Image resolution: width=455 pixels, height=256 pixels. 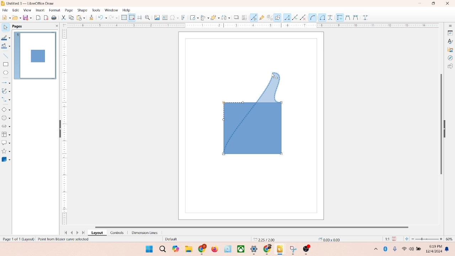 I want to click on default, so click(x=165, y=239).